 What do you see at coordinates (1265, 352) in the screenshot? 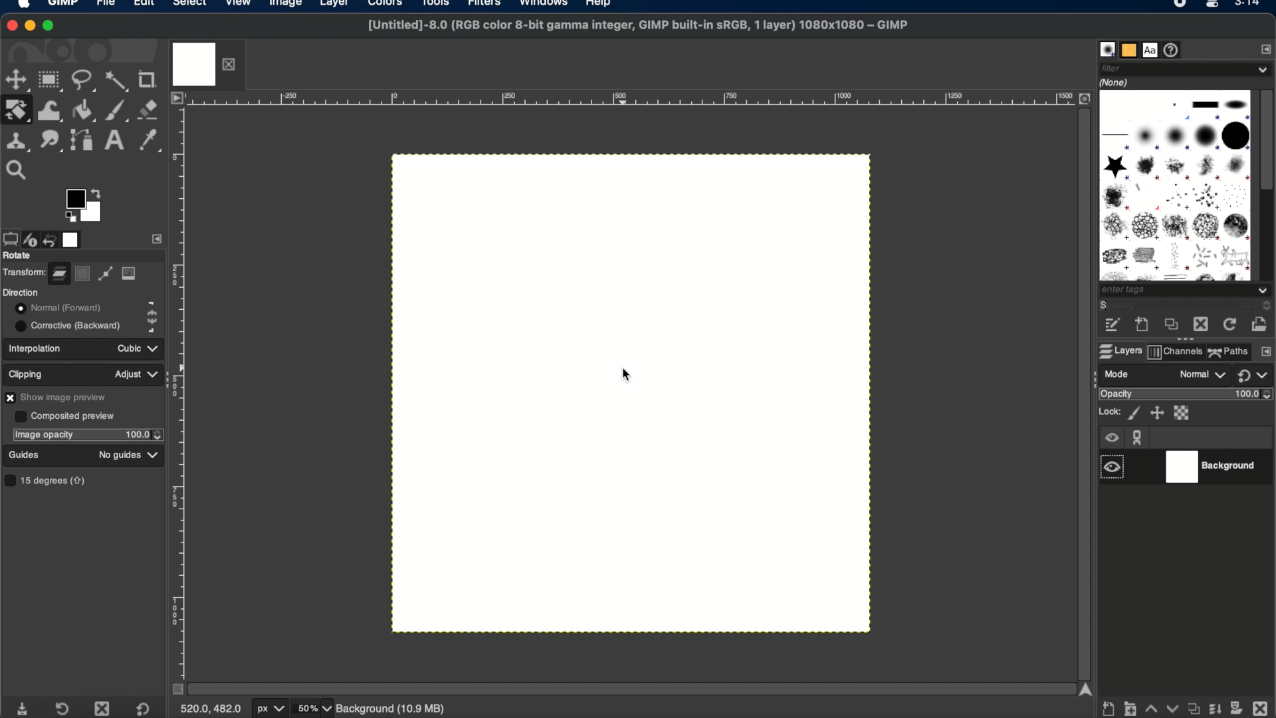
I see `configure this tab` at bounding box center [1265, 352].